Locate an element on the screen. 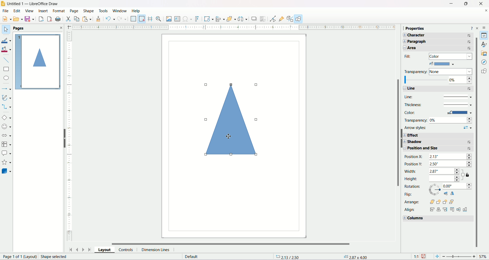 This screenshot has width=489, height=260. Transformations is located at coordinates (209, 19).